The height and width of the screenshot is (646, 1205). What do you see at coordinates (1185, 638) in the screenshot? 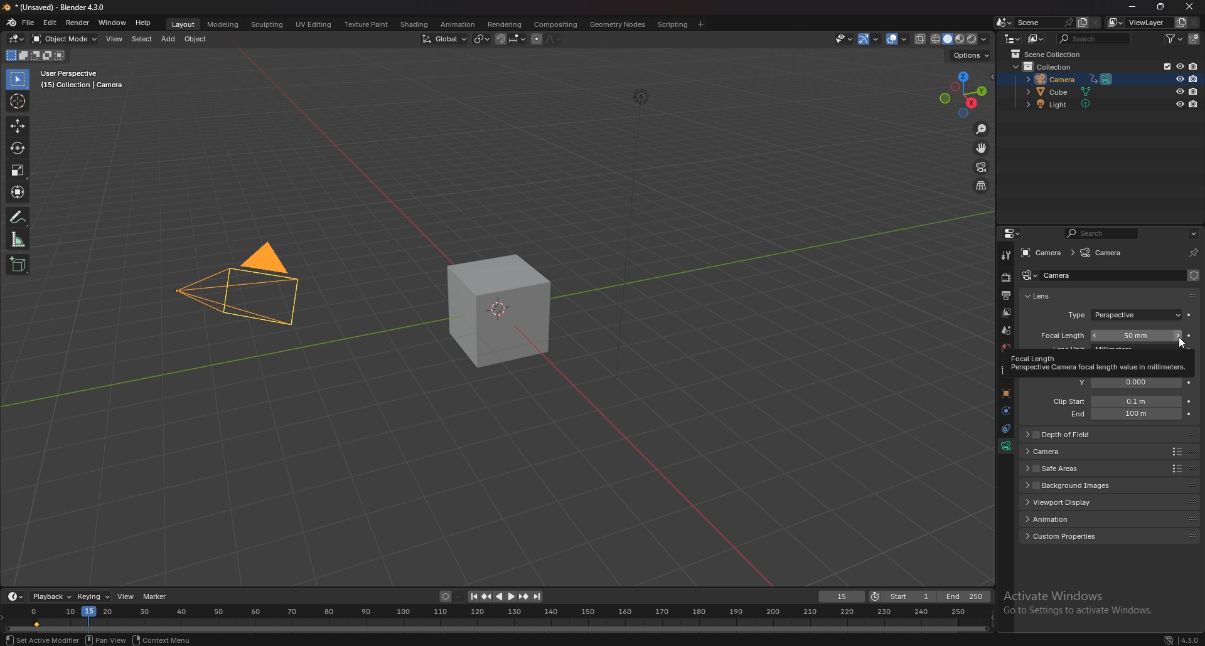
I see `` at bounding box center [1185, 638].